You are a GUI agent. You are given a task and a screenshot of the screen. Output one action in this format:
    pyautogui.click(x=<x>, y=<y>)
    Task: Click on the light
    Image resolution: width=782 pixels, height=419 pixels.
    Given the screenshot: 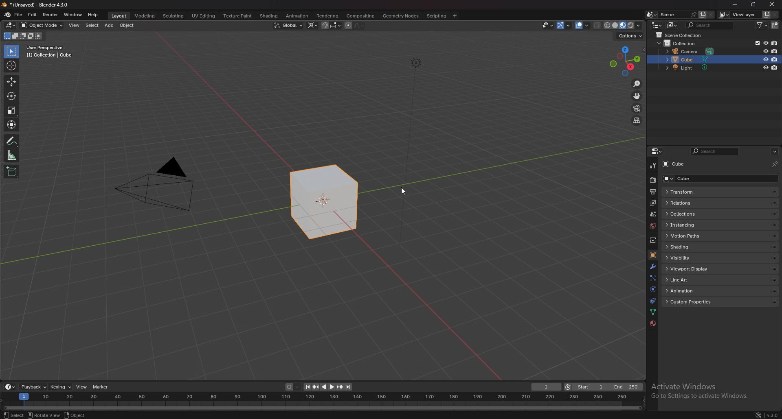 What is the action you would take?
    pyautogui.click(x=689, y=68)
    